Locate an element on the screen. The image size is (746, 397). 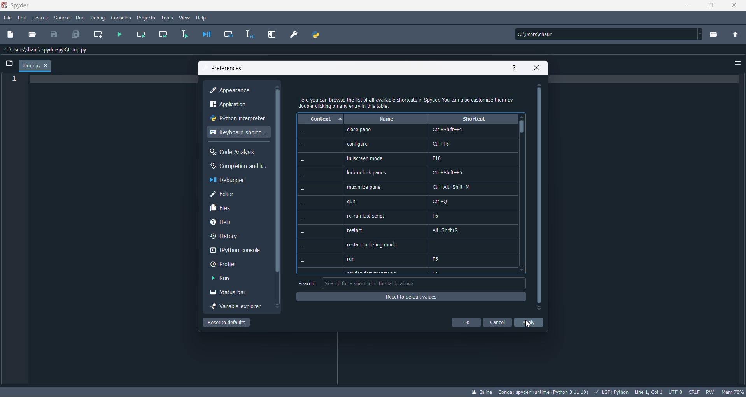
- is located at coordinates (303, 246).